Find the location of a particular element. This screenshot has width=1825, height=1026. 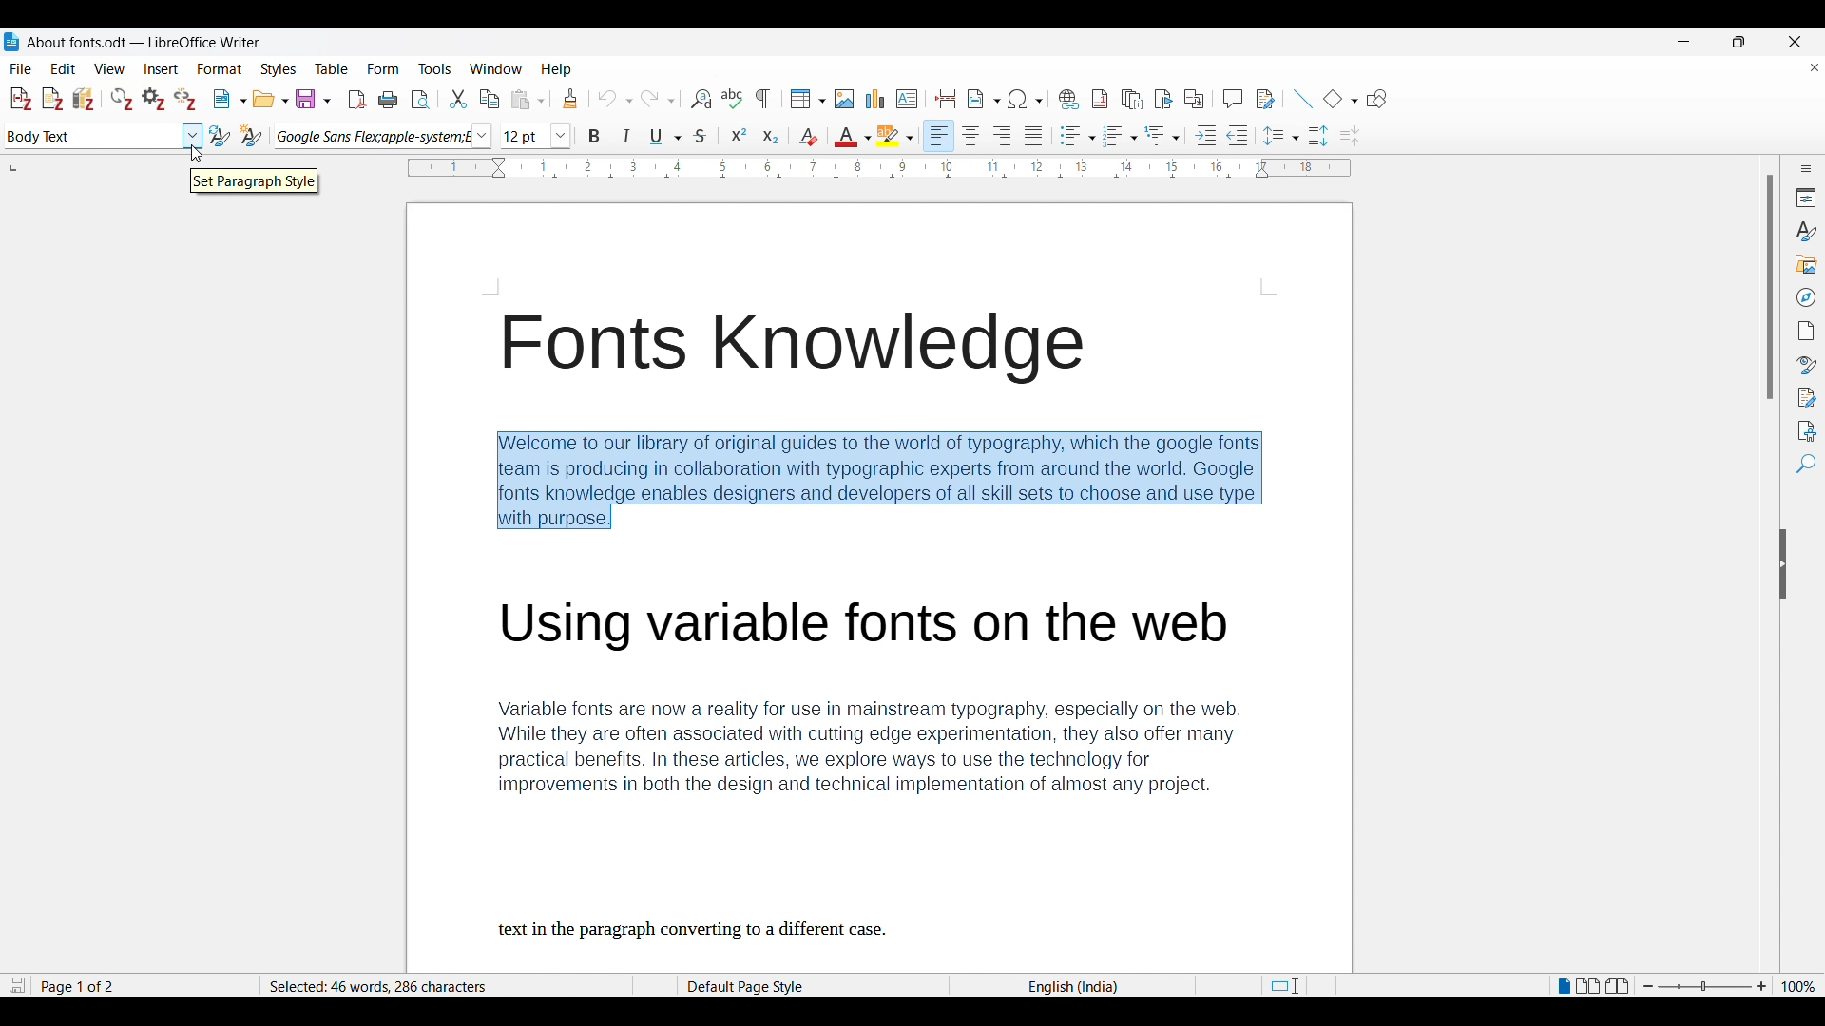

Form menu is located at coordinates (383, 68).